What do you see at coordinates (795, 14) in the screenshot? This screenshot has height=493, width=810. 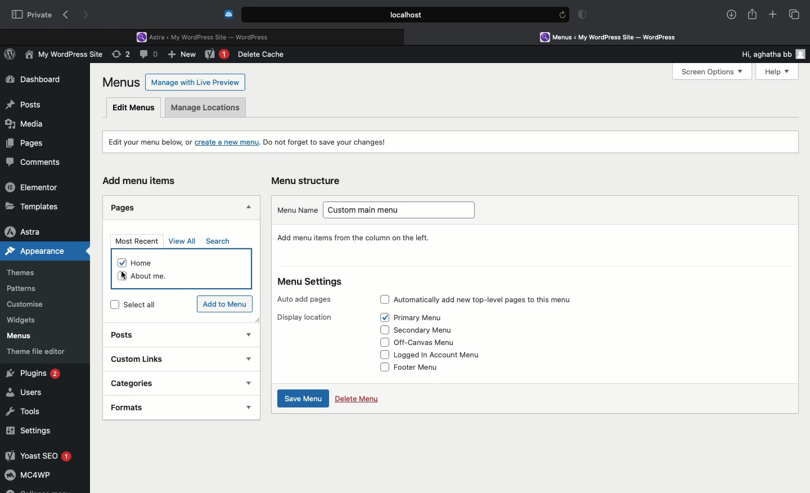 I see `Tabs` at bounding box center [795, 14].